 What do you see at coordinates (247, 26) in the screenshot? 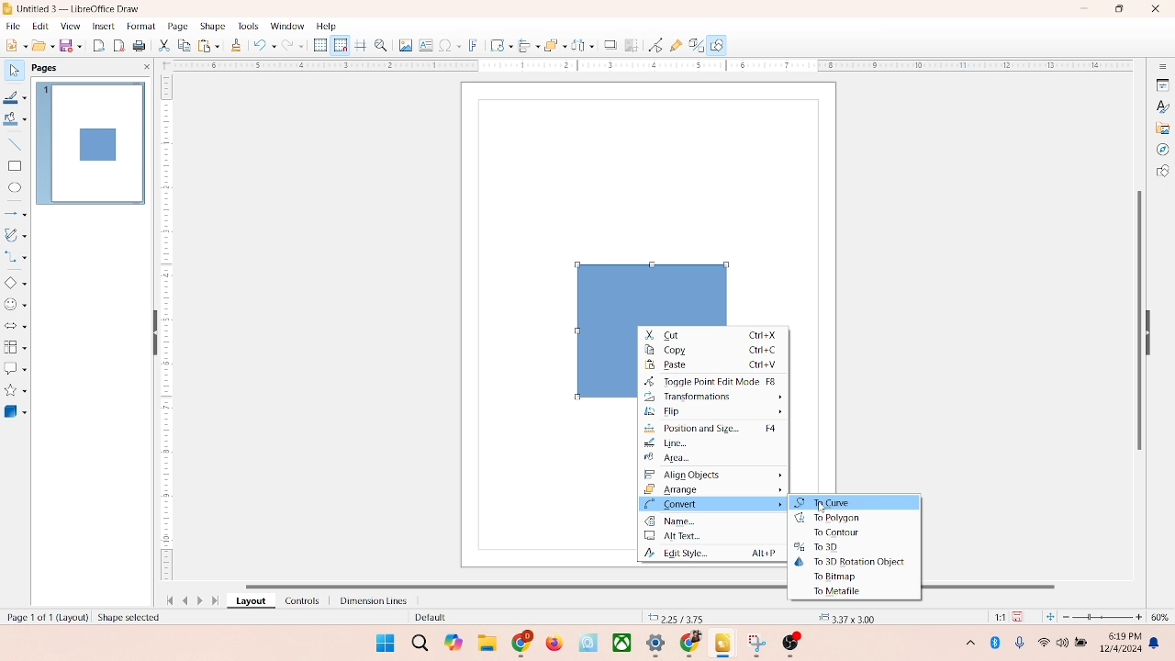
I see `tools` at bounding box center [247, 26].